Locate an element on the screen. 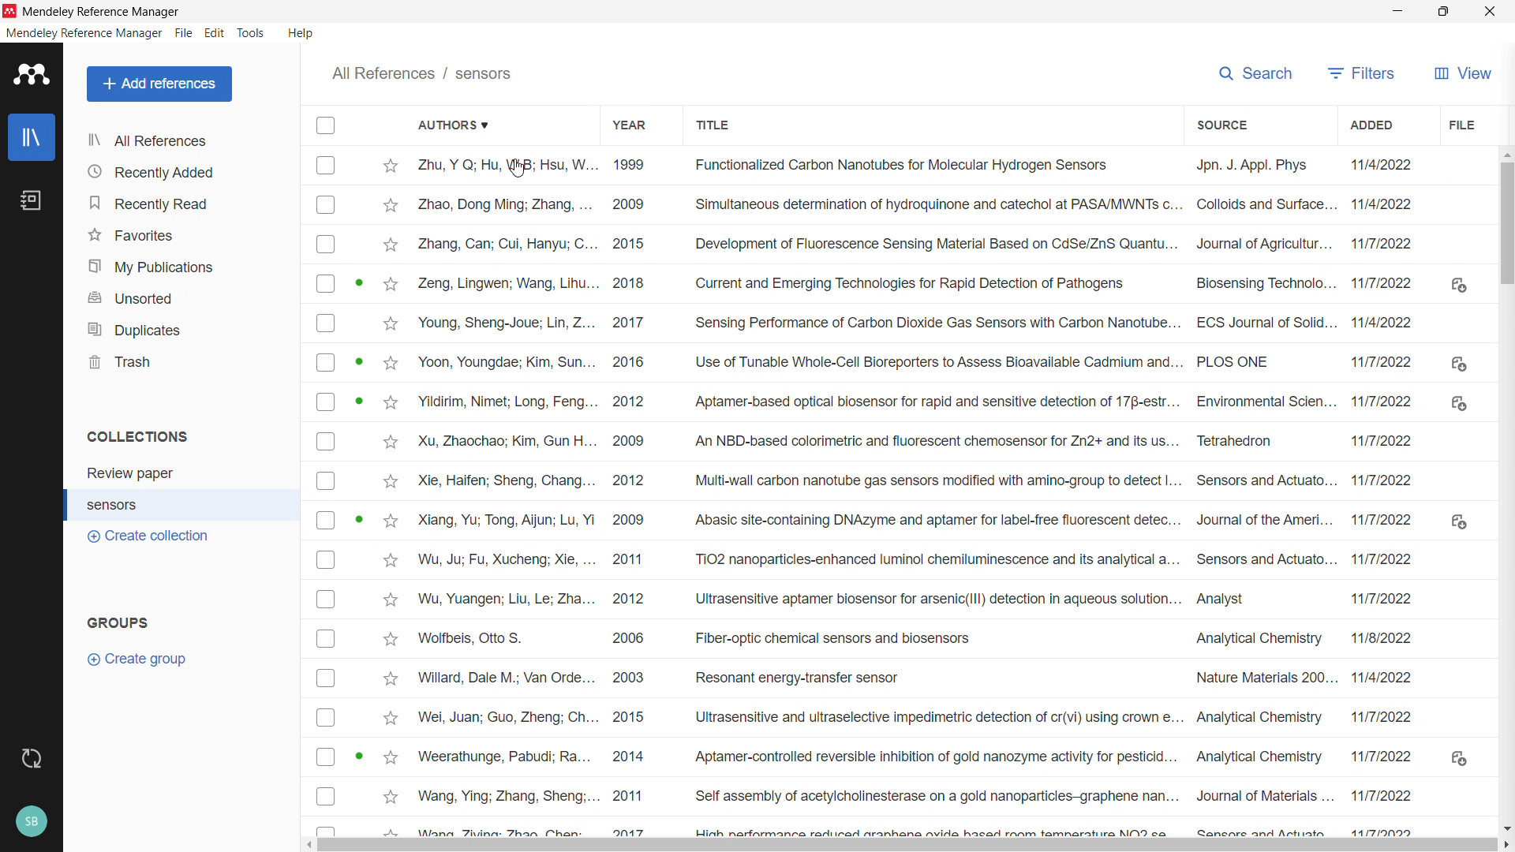 This screenshot has width=1515, height=852. All references/ Sensors  is located at coordinates (421, 72).